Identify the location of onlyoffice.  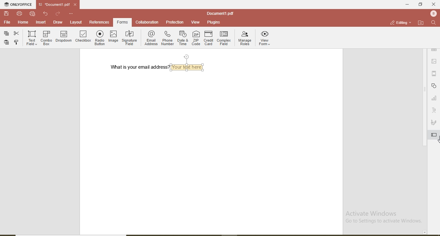
(19, 5).